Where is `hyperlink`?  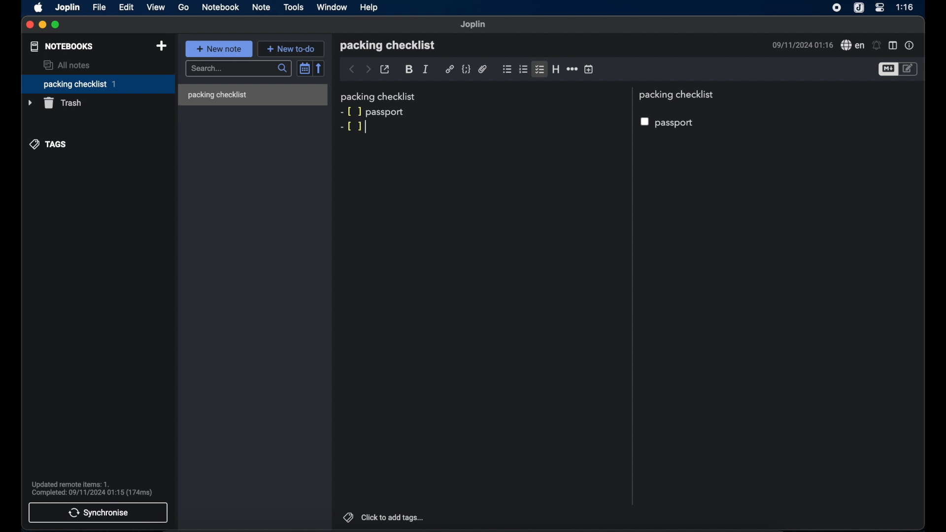
hyperlink is located at coordinates (449, 69).